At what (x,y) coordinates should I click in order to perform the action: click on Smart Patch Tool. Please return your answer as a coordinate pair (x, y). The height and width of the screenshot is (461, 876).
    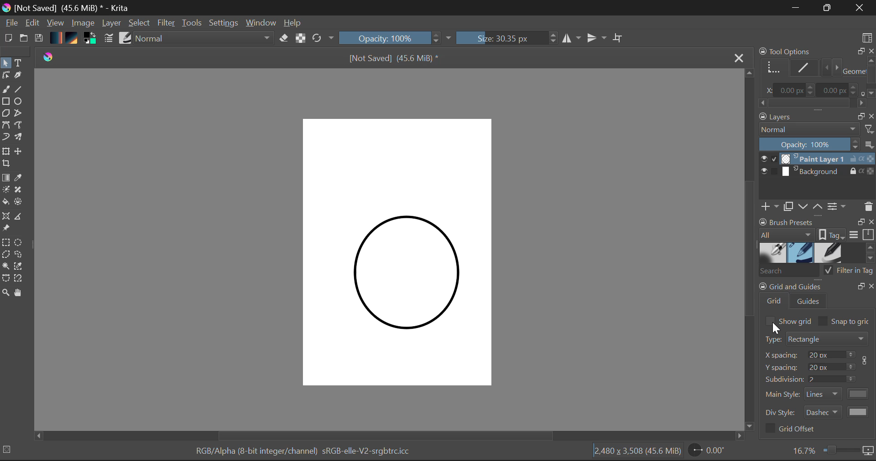
    Looking at the image, I should click on (21, 190).